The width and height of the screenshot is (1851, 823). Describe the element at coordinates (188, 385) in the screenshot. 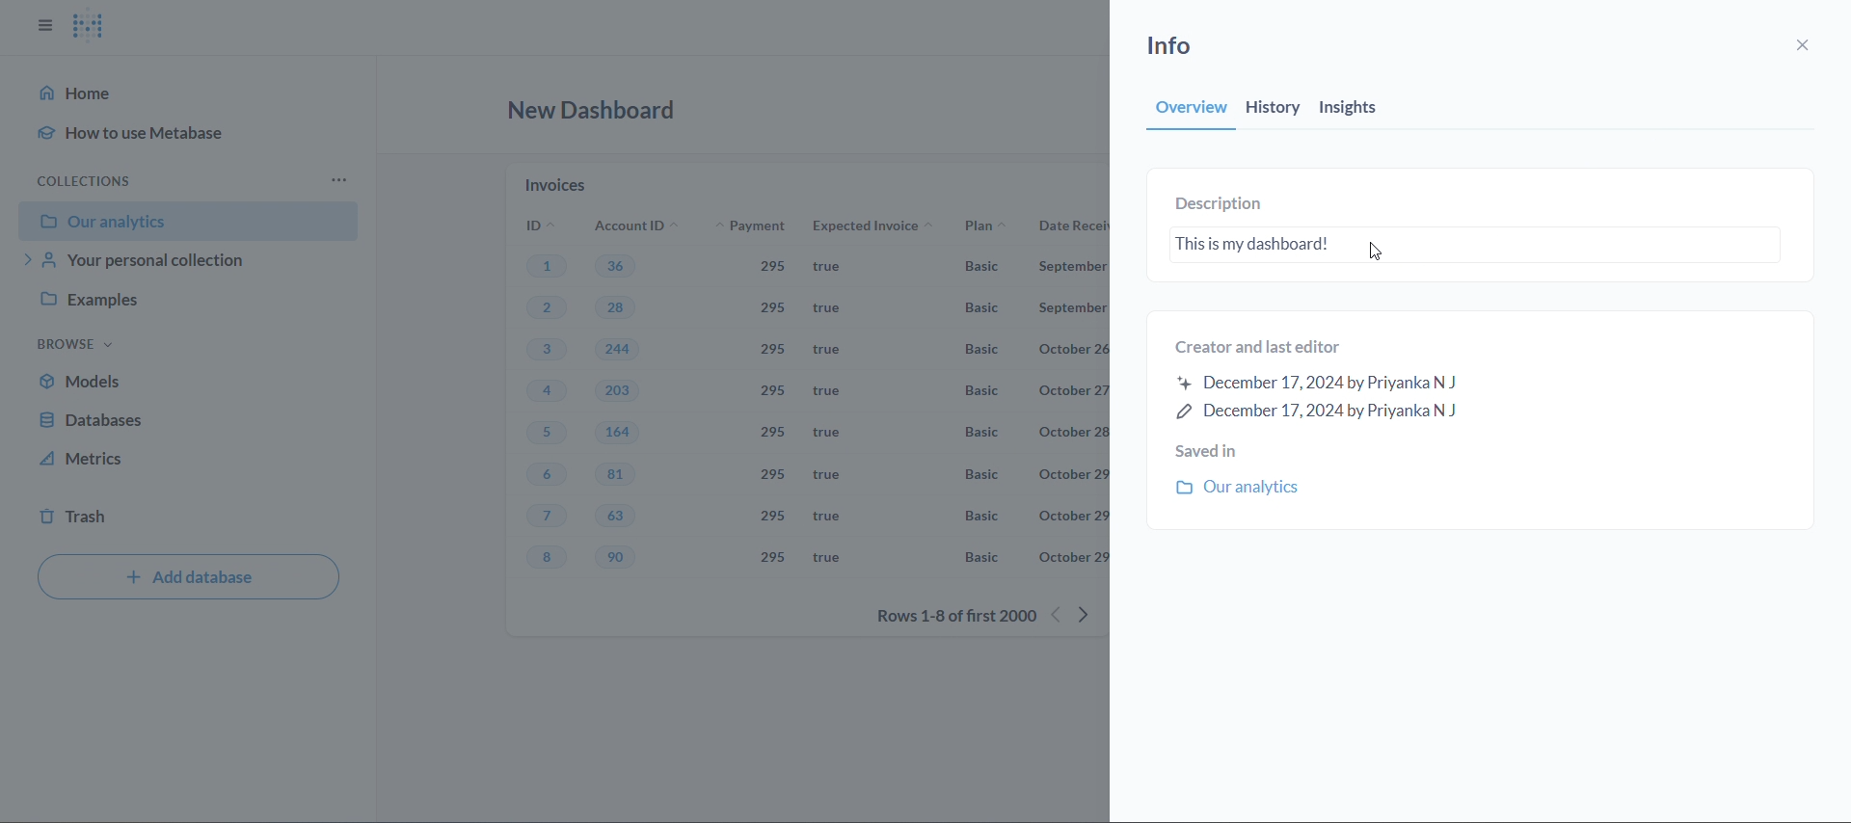

I see `models` at that location.